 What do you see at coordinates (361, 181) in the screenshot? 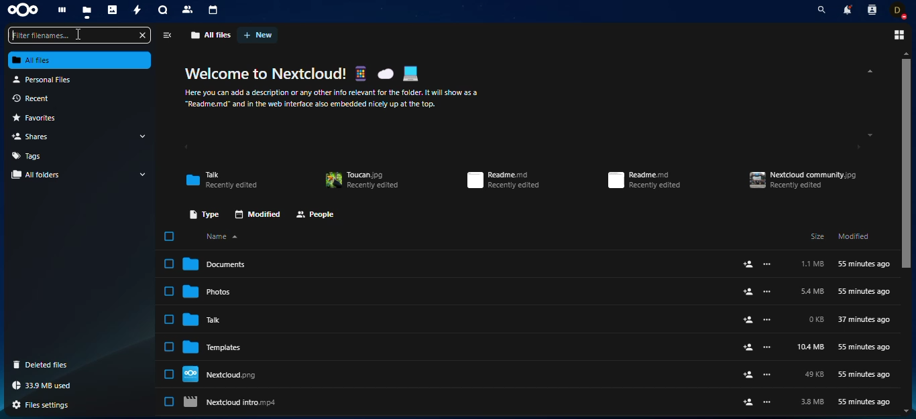
I see `Toucan.jpg Recently edited` at bounding box center [361, 181].